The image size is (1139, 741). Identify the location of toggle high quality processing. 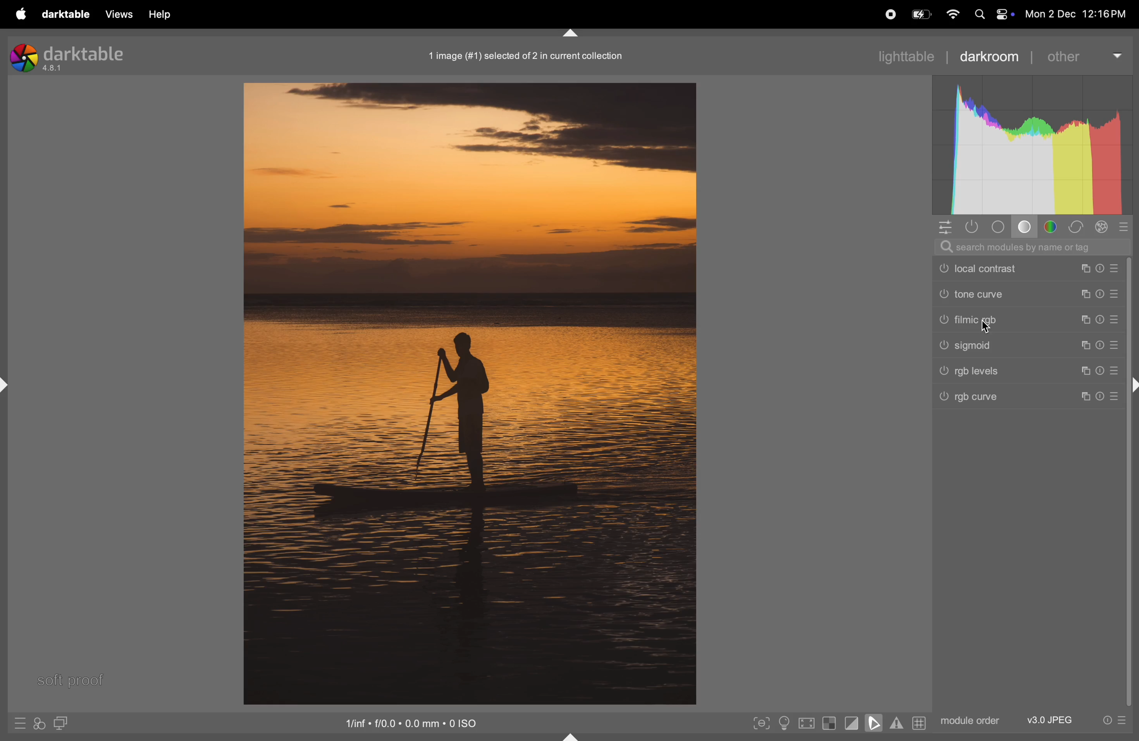
(807, 724).